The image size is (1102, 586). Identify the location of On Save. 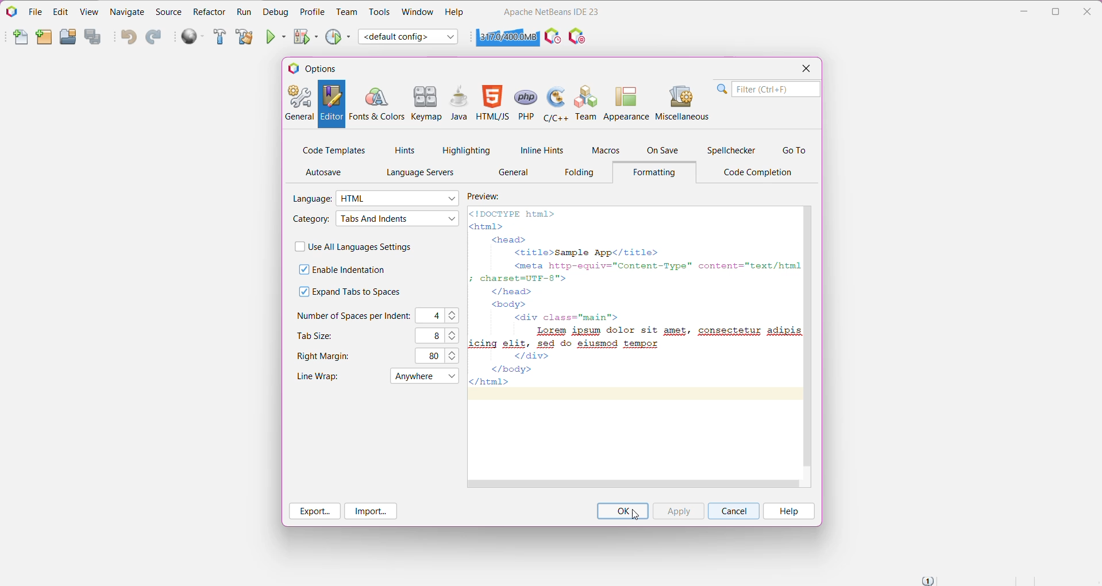
(664, 151).